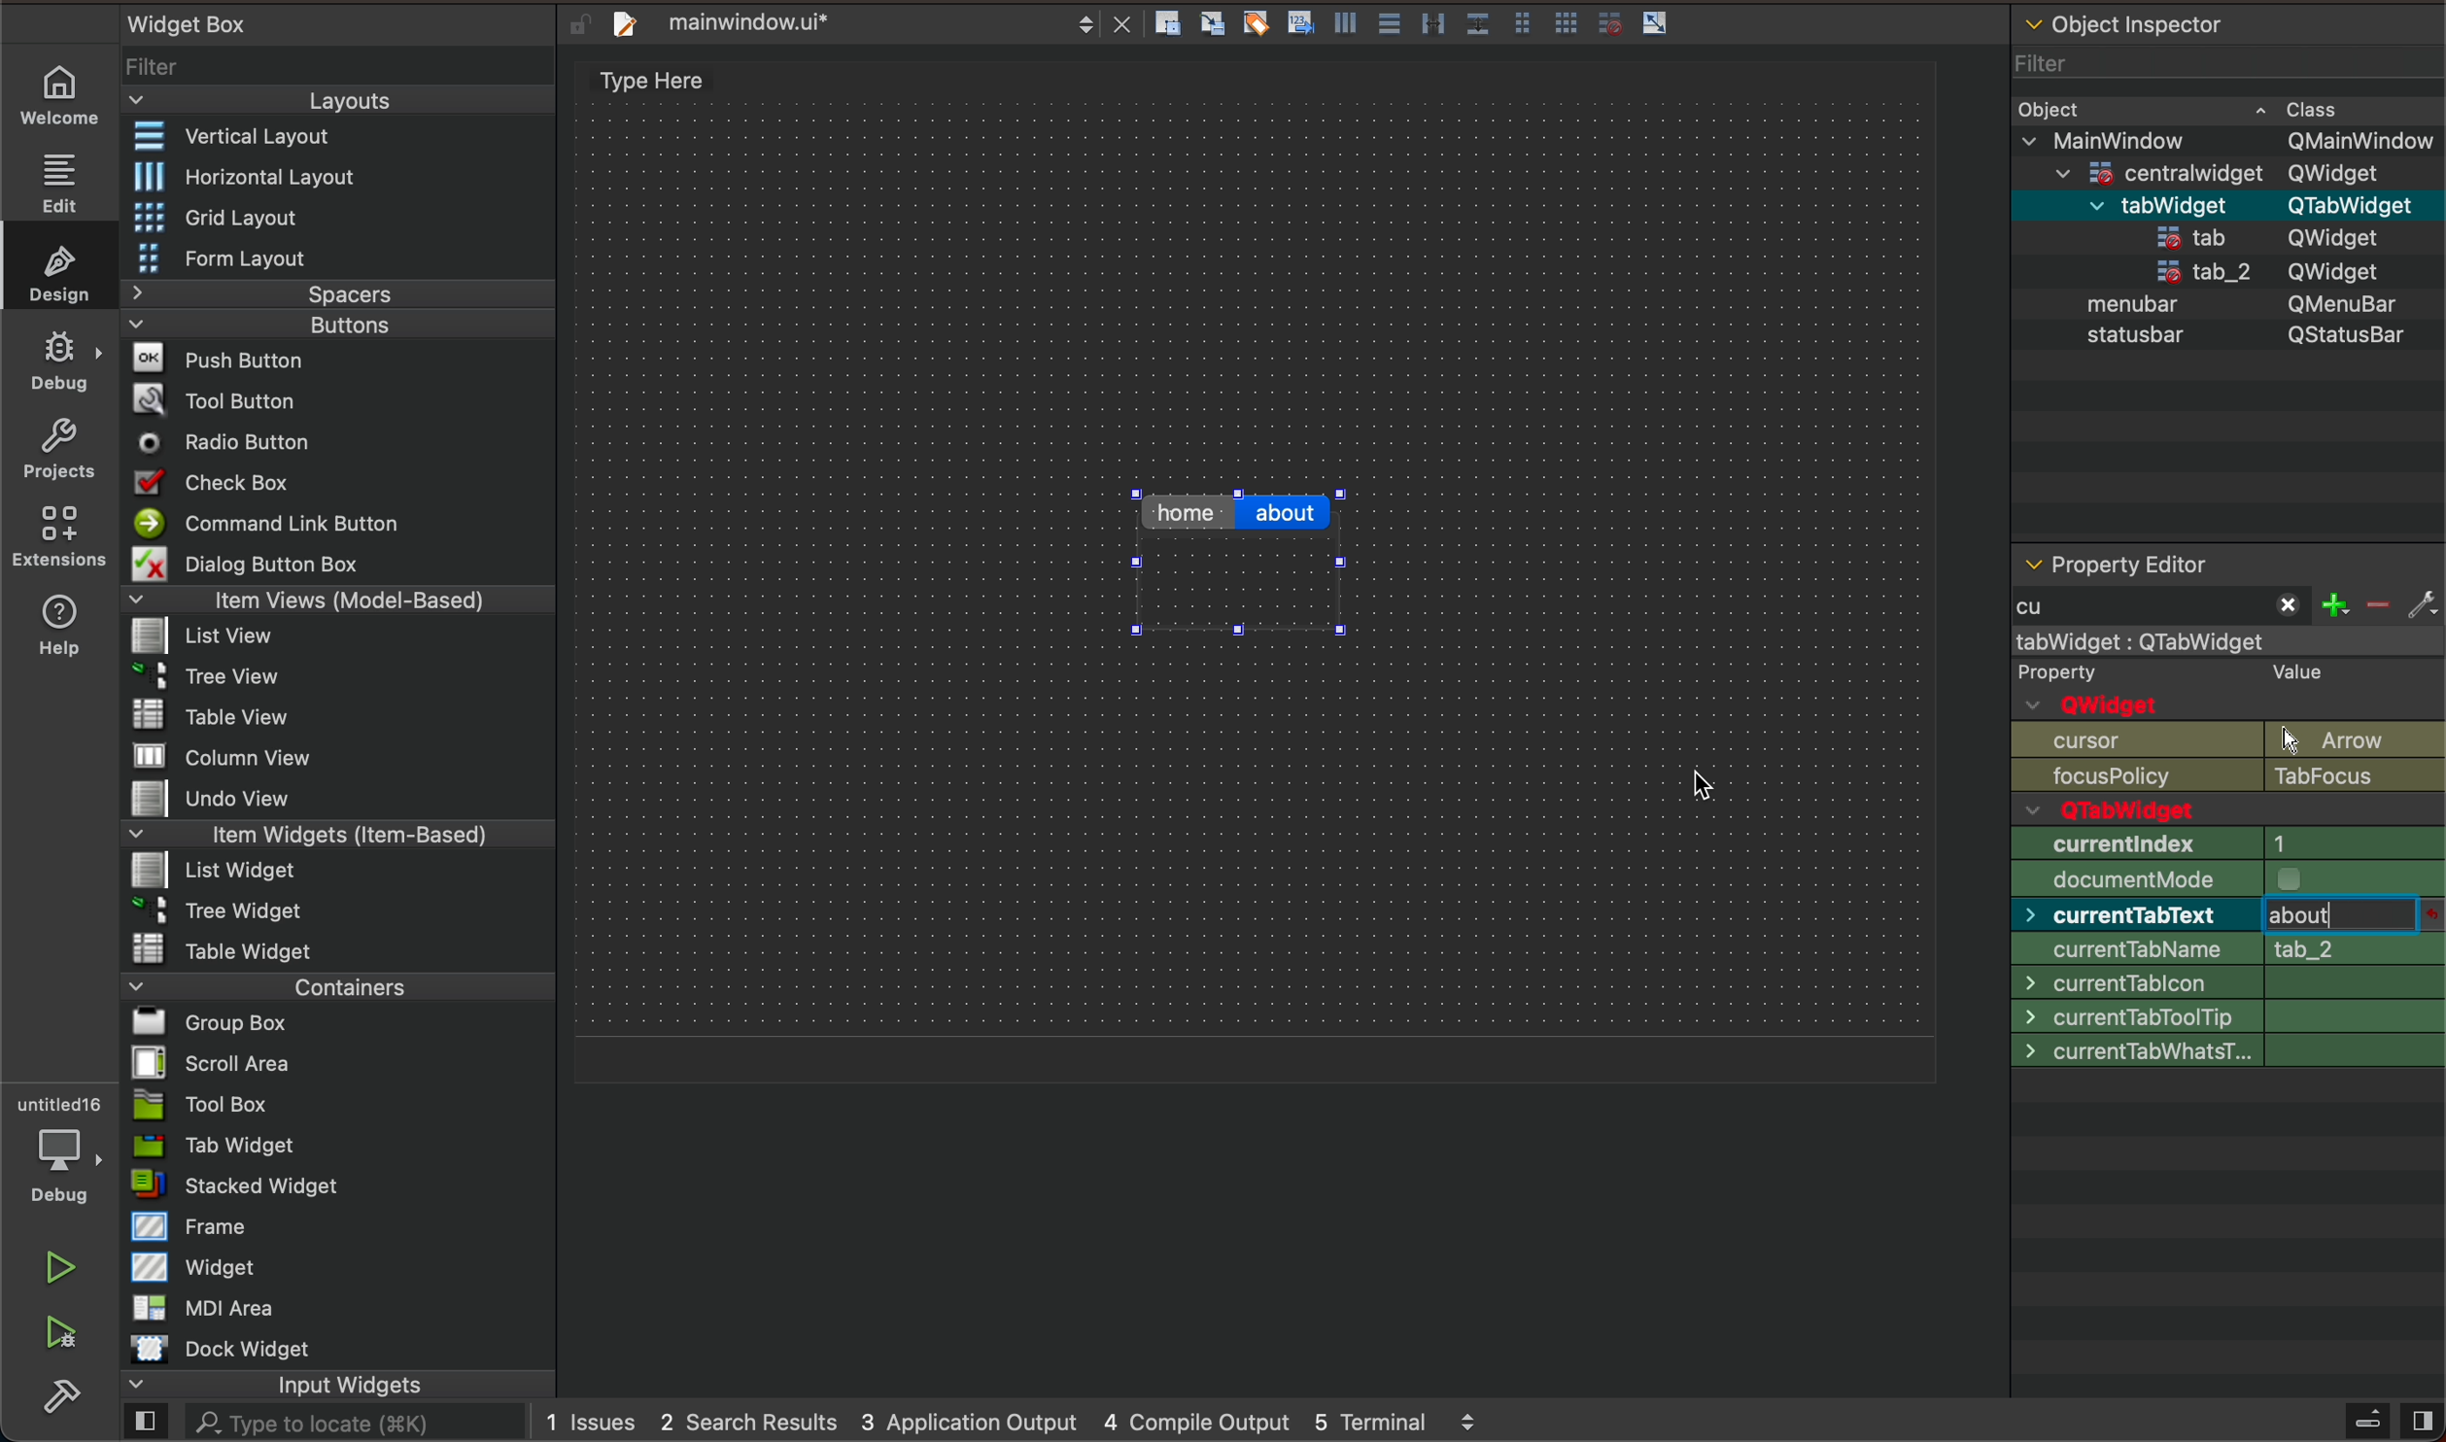 The height and width of the screenshot is (1442, 2446). I want to click on run and debuh, so click(72, 1334).